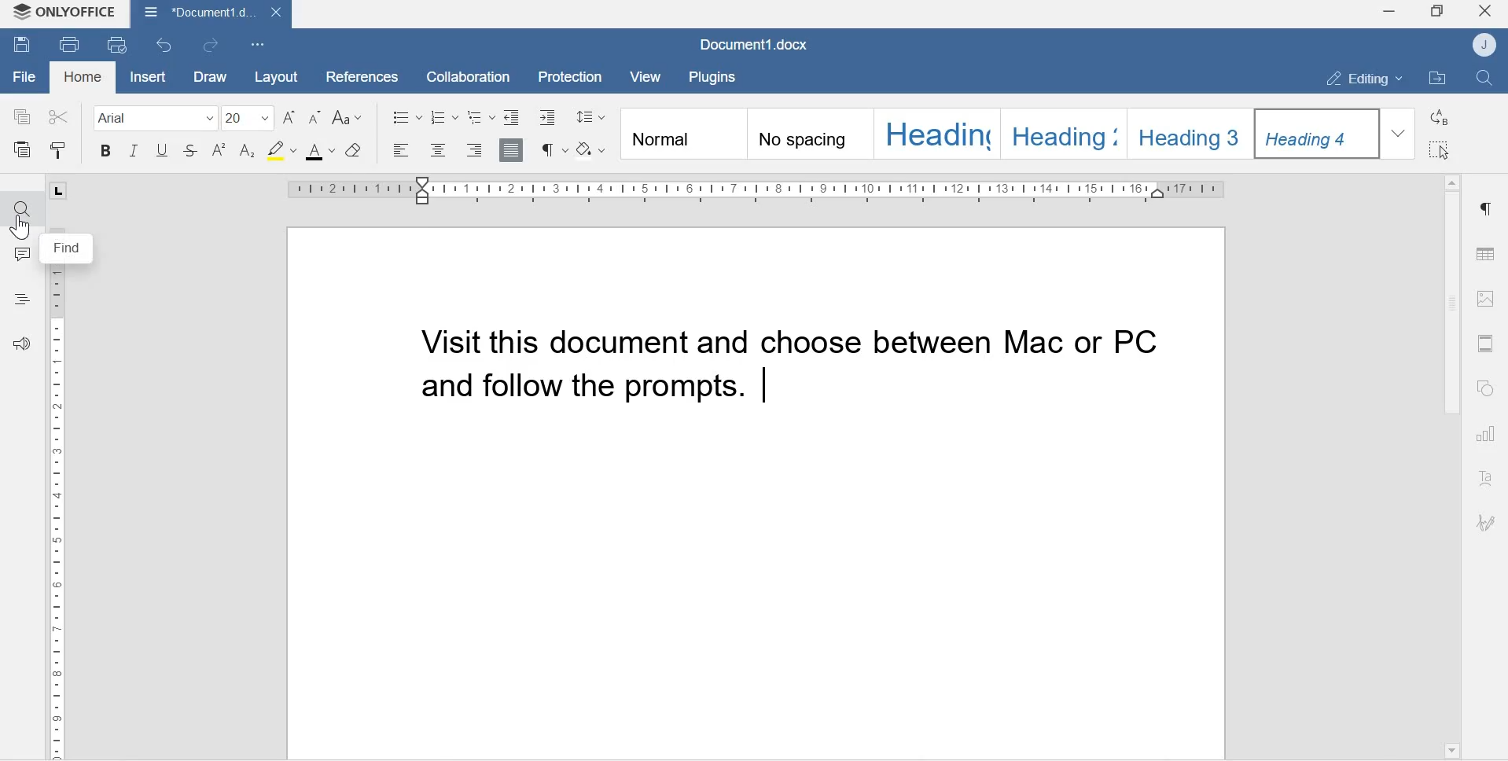  I want to click on References, so click(356, 75).